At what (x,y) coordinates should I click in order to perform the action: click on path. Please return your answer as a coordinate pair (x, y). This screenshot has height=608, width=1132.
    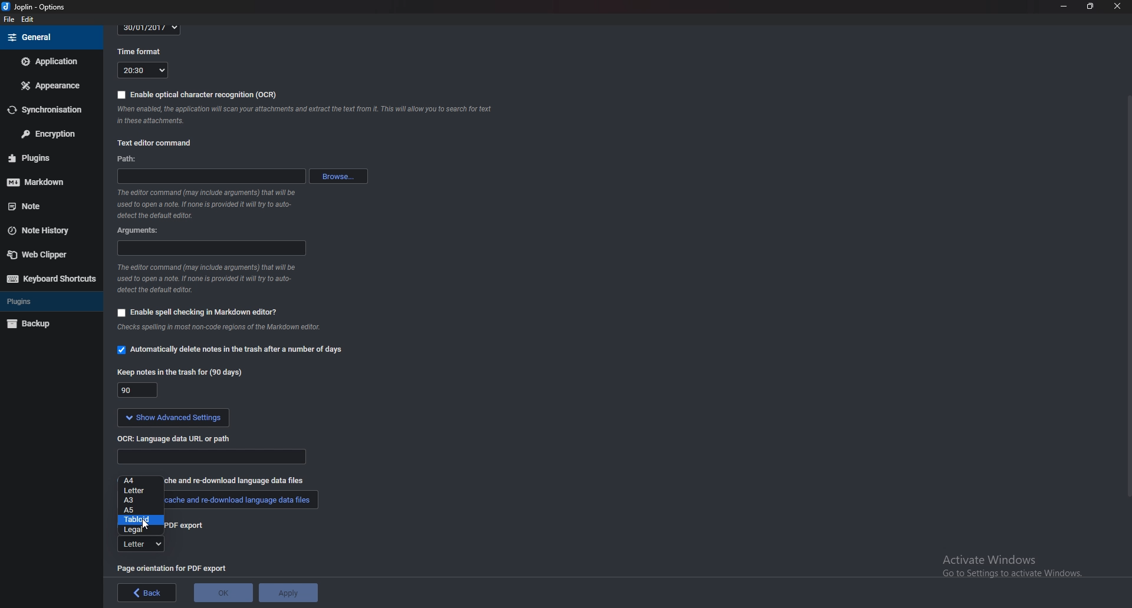
    Looking at the image, I should click on (211, 177).